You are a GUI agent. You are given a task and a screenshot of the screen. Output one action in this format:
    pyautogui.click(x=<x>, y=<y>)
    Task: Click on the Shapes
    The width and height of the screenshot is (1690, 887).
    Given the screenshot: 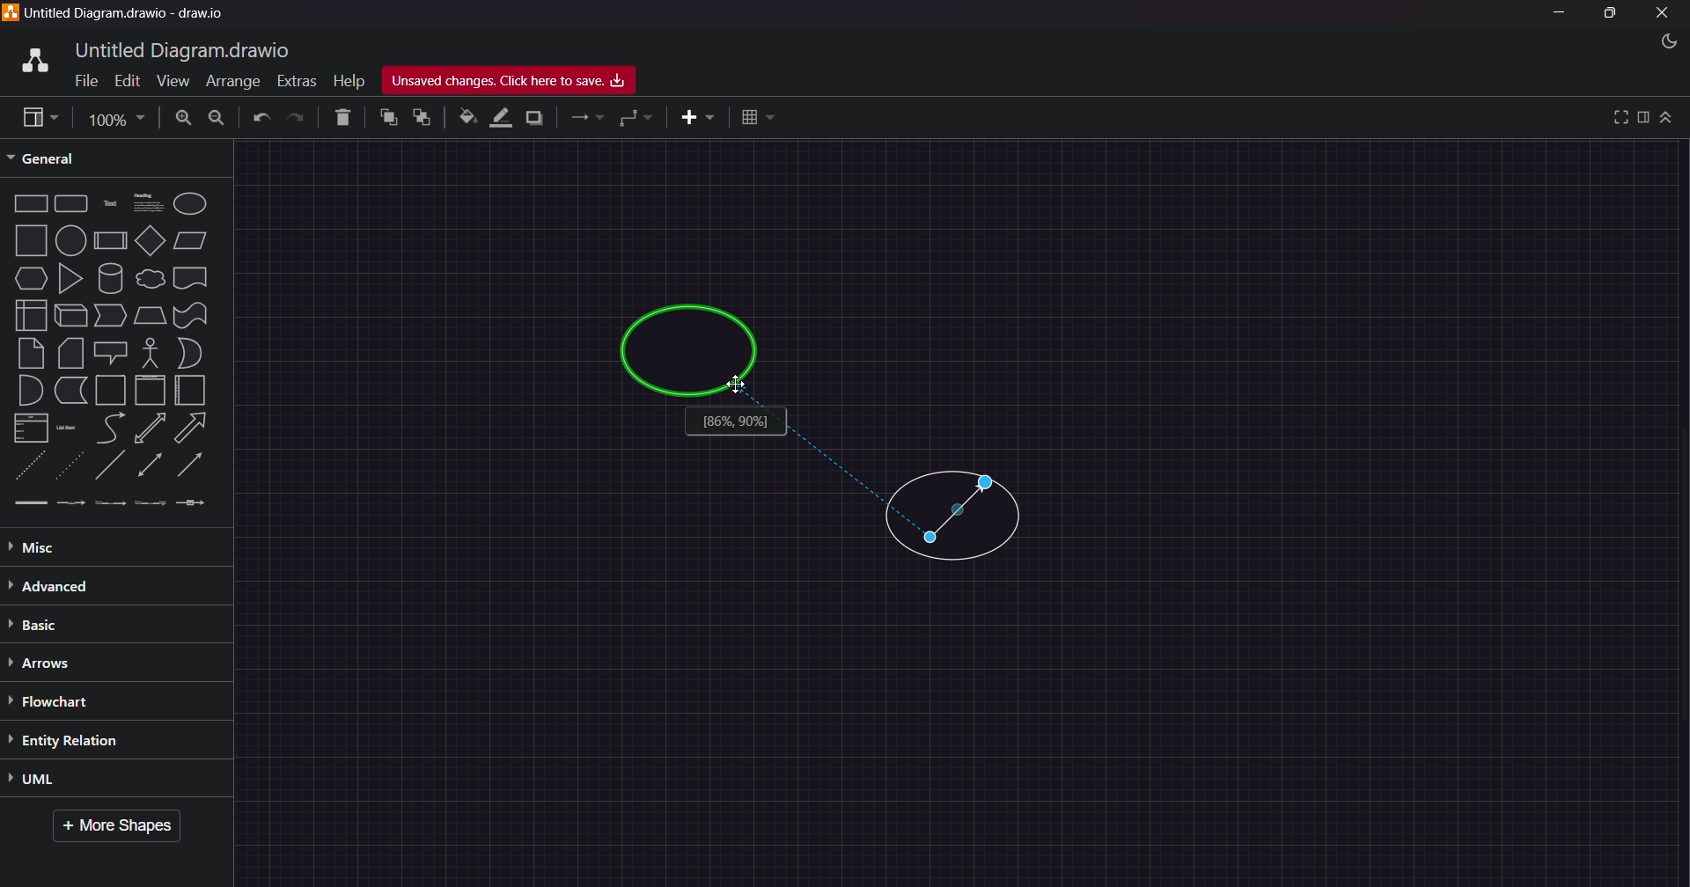 What is the action you would take?
    pyautogui.click(x=112, y=352)
    